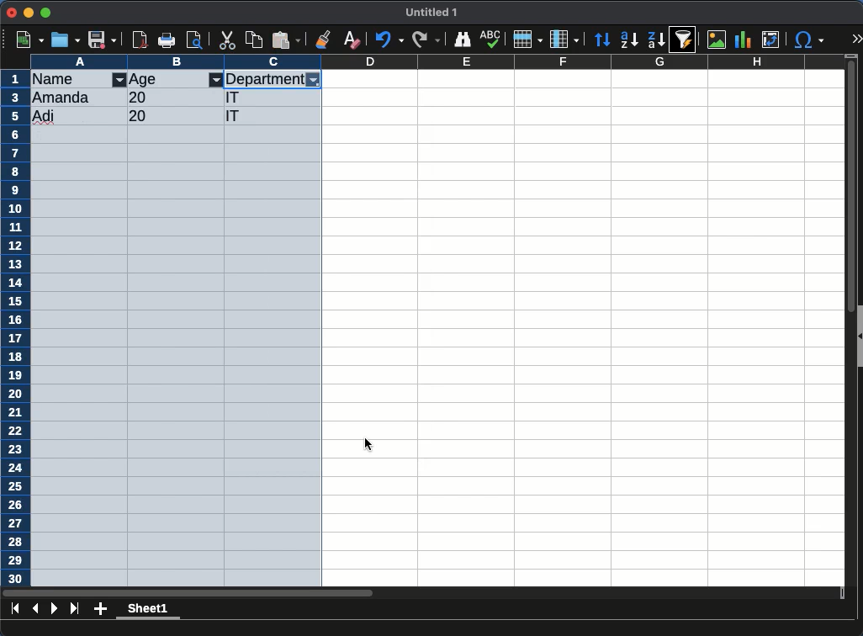 The width and height of the screenshot is (863, 636). I want to click on IT data, so click(176, 107).